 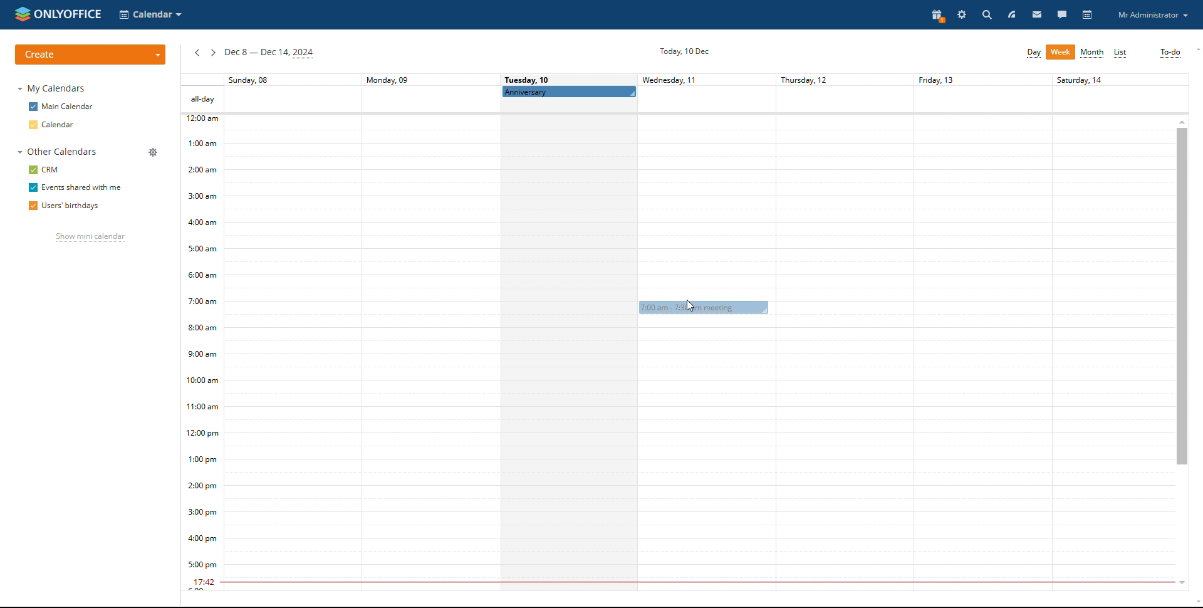 What do you see at coordinates (692, 302) in the screenshot?
I see `cursor` at bounding box center [692, 302].